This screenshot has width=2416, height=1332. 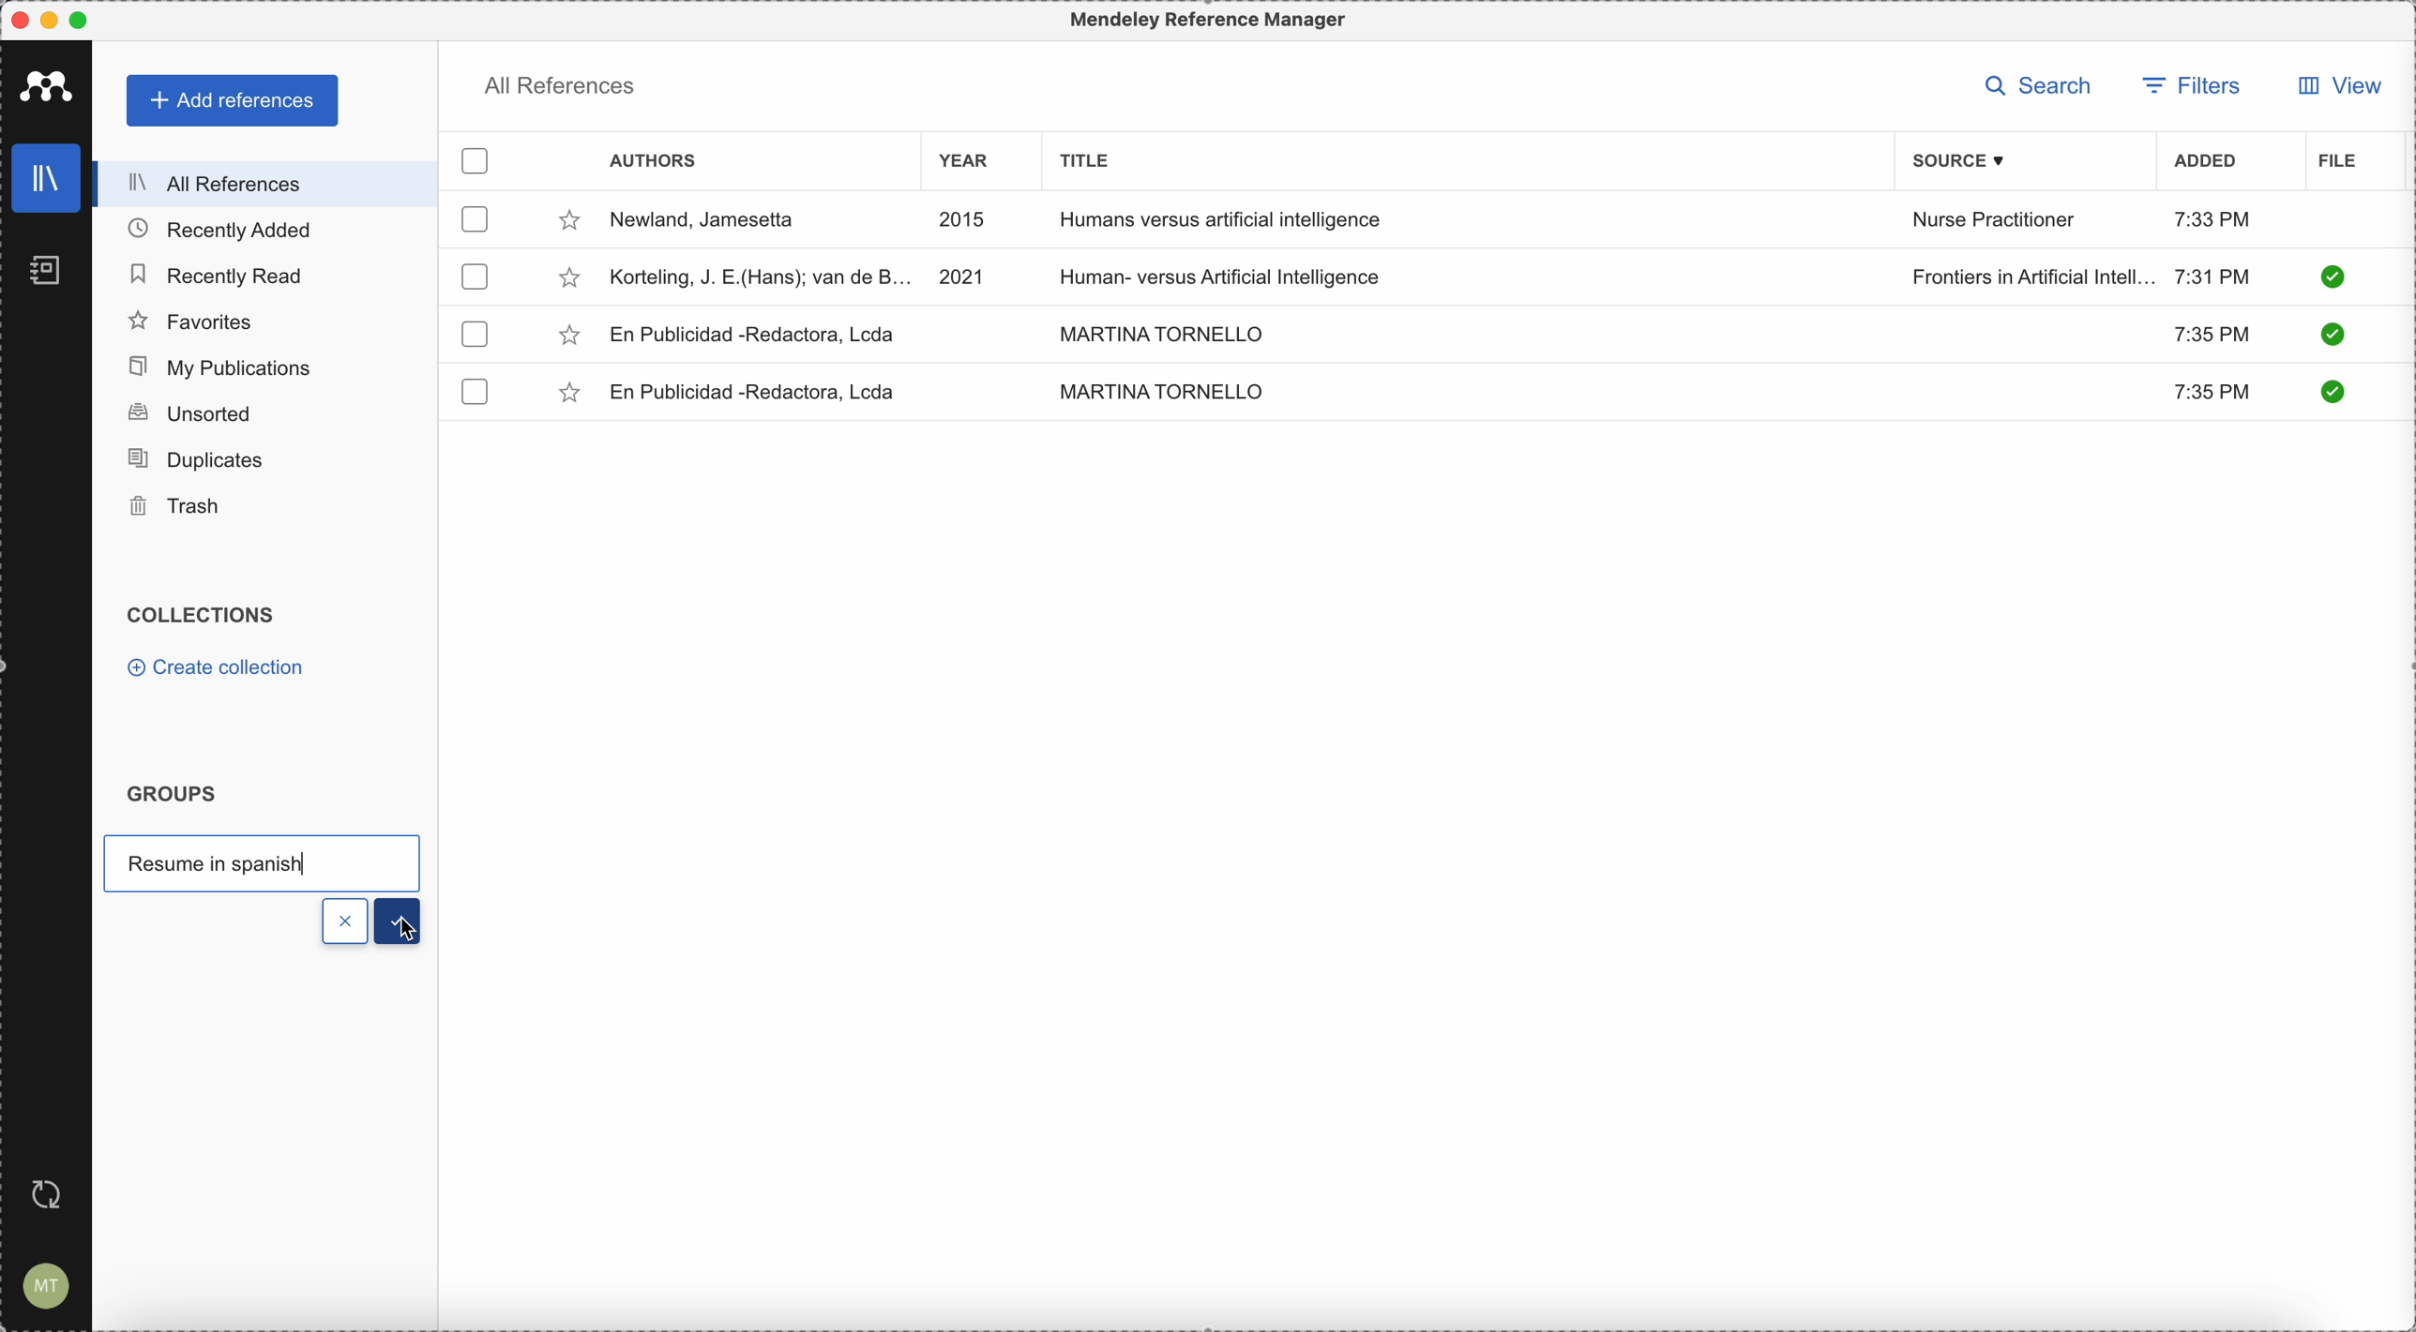 What do you see at coordinates (215, 272) in the screenshot?
I see `recently read` at bounding box center [215, 272].